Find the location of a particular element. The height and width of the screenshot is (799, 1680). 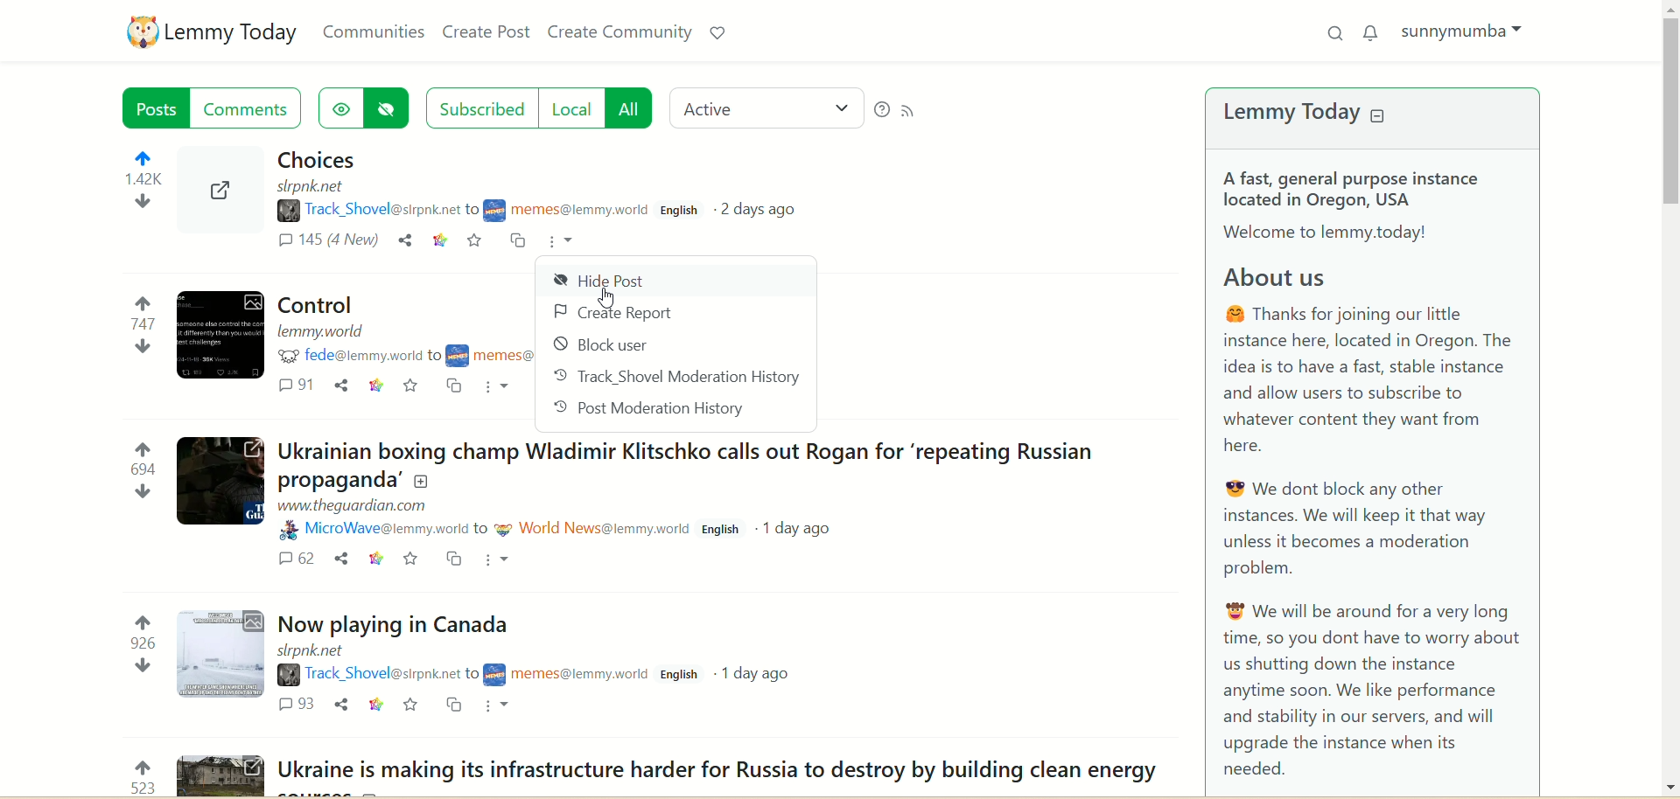

username is located at coordinates (381, 530).